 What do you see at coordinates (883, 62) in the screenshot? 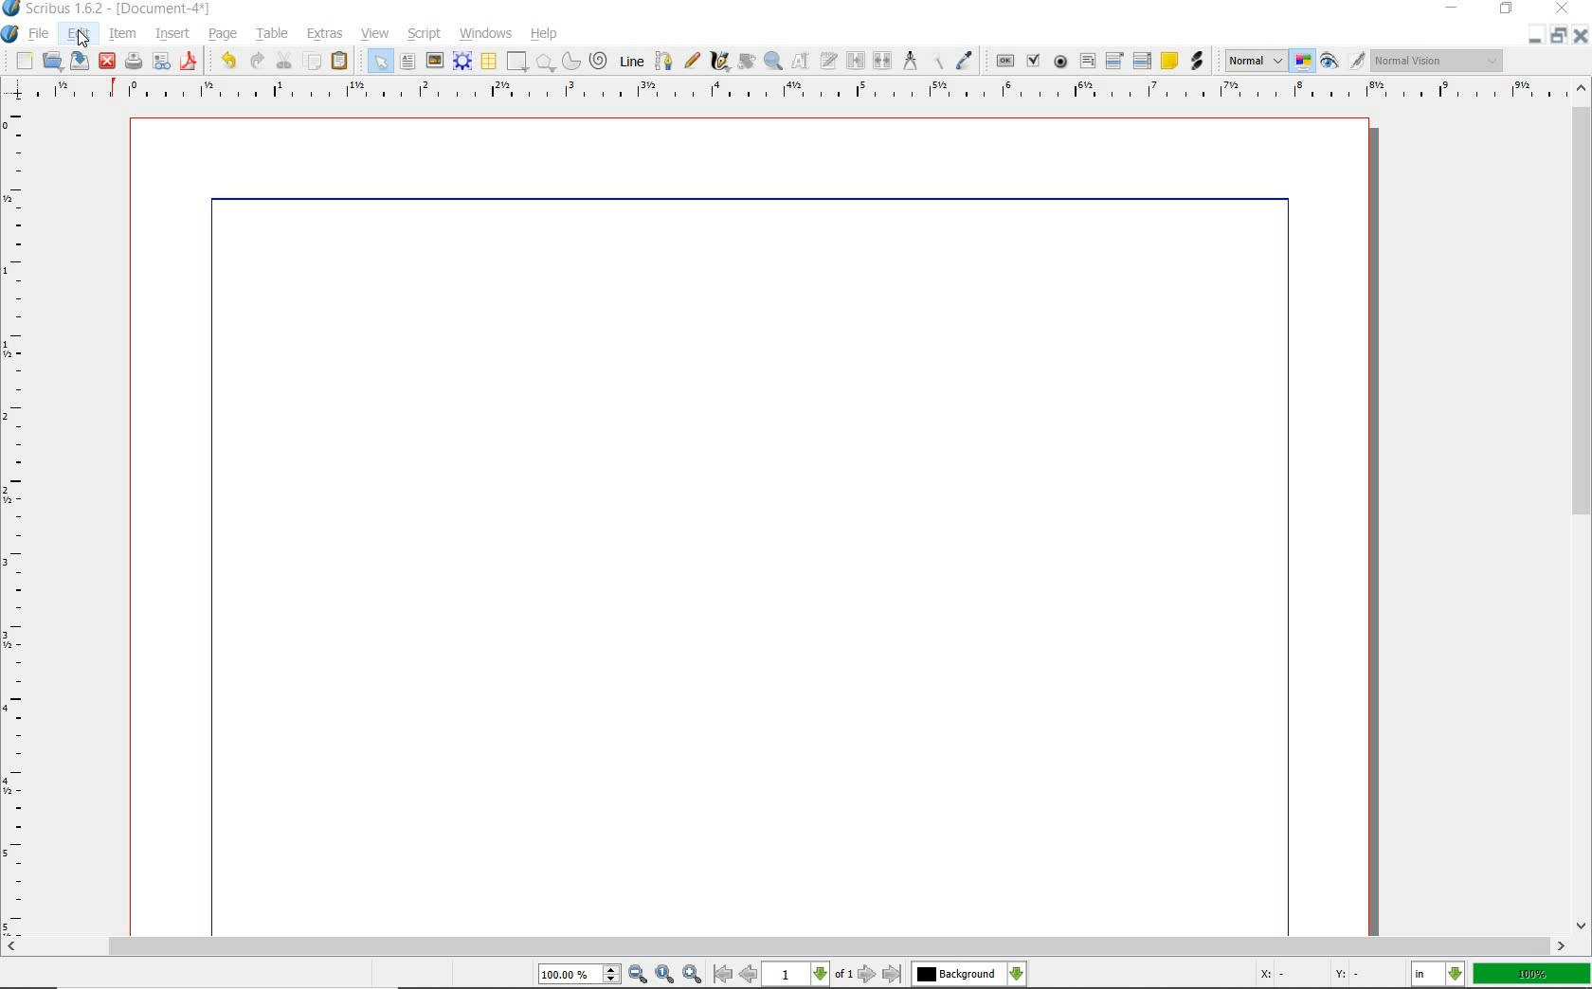
I see `unlink text frames` at bounding box center [883, 62].